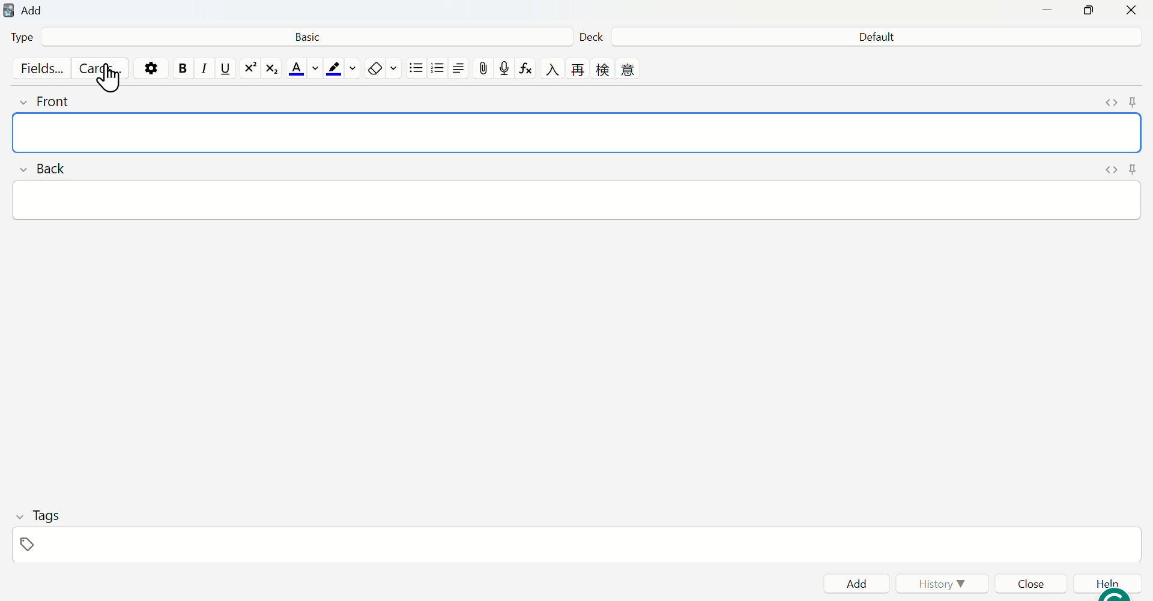 This screenshot has width=1153, height=601. What do you see at coordinates (593, 36) in the screenshot?
I see `Deck` at bounding box center [593, 36].